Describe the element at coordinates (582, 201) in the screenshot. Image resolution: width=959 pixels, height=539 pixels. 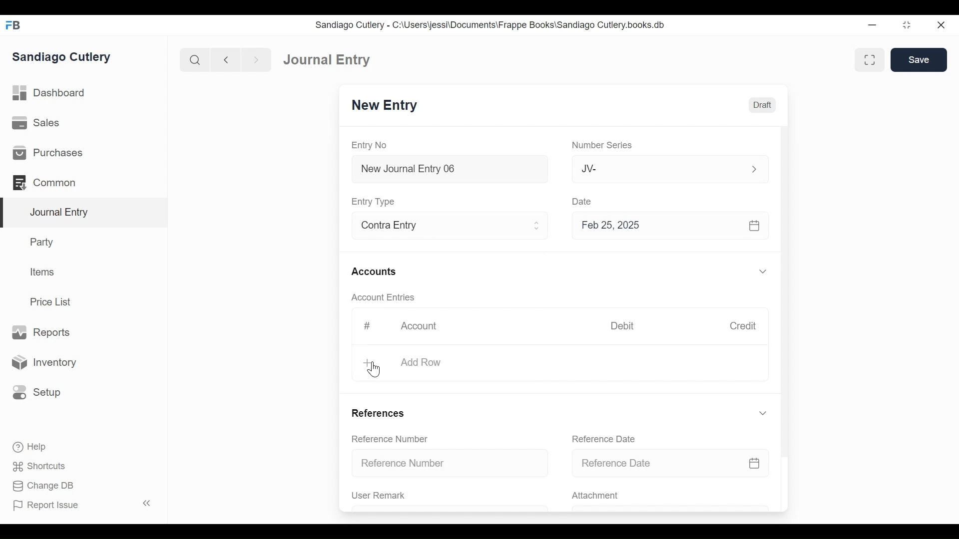
I see `Date` at that location.